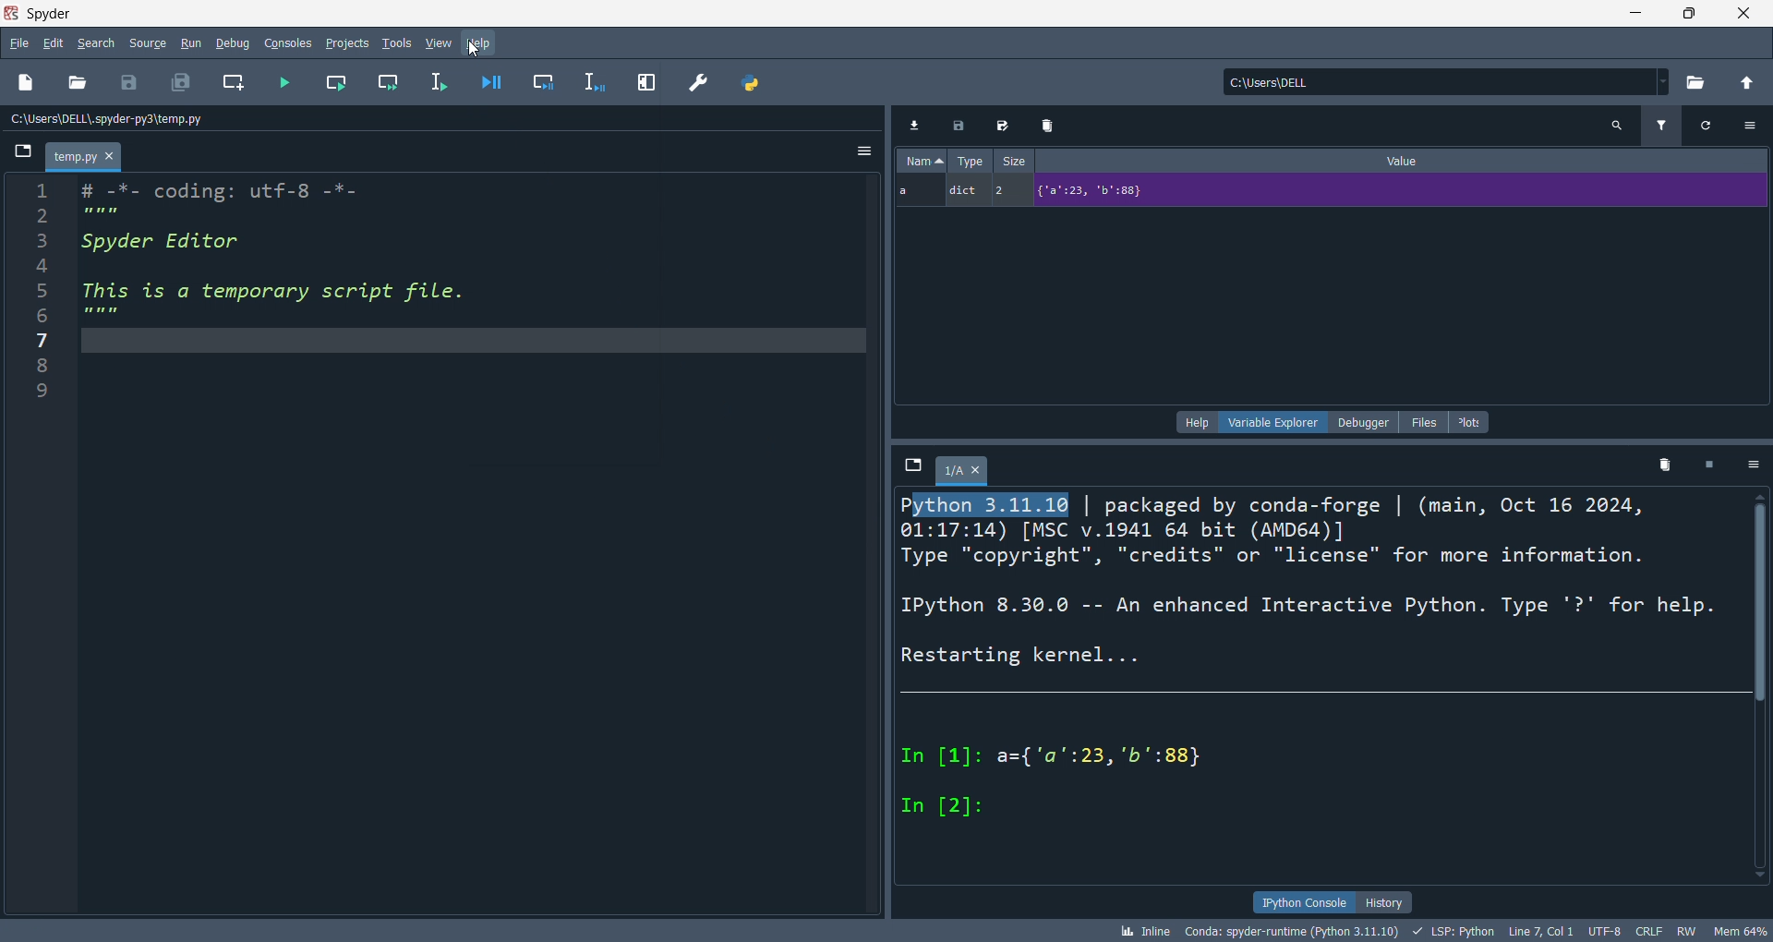  I want to click on Python 3.11.10 | packaged by conda-forge | (main, Oct 16 2024,
01:17:14) [MSC v.1941 64 bit (AMD64)]

Type "copyright", "credits" or "license" for more information.
IPython 8.30.0 -- An enhanced Interactive Python. Type '?' for help.
Restarting kernel...

In [1]: a={'a":23, 'b':88}

In [2]:, so click(1312, 659).